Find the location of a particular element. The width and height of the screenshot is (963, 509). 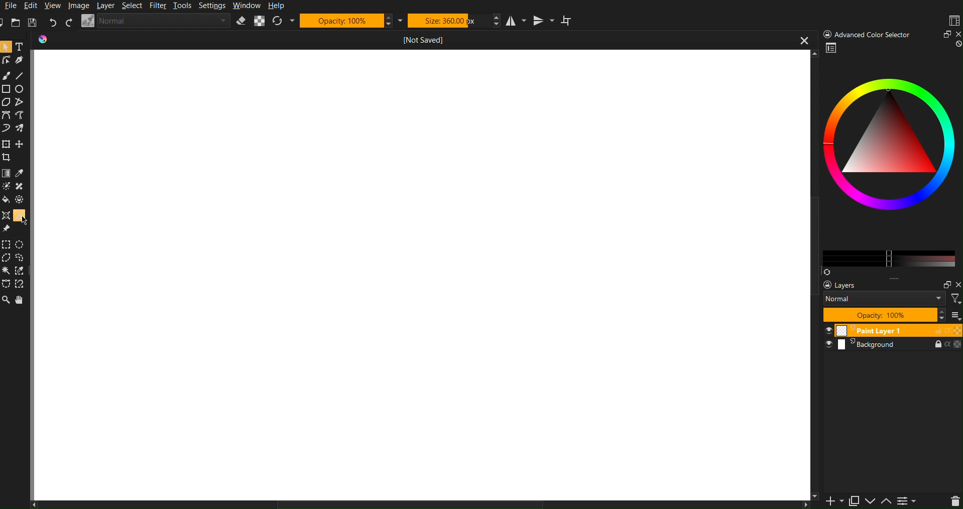

Brush is located at coordinates (7, 75).